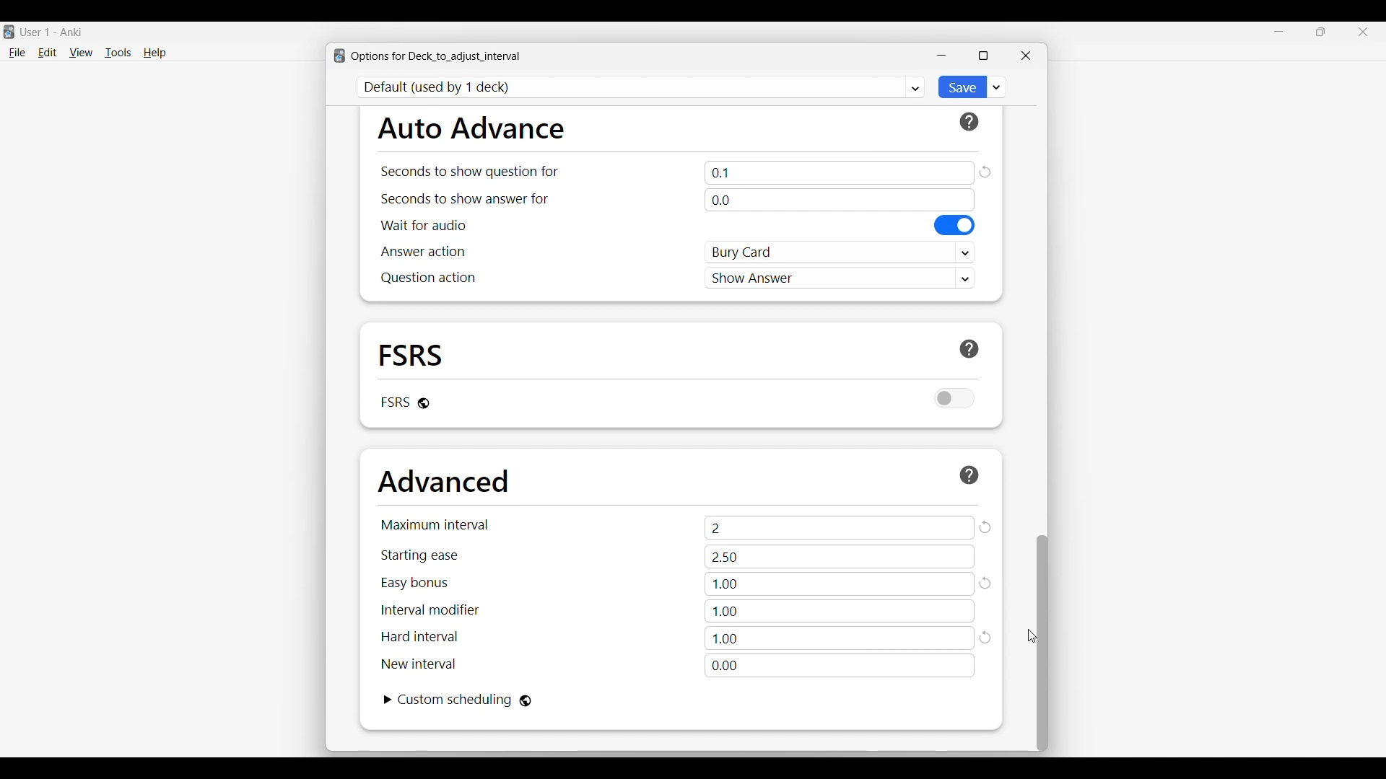 Image resolution: width=1386 pixels, height=779 pixels. What do you see at coordinates (428, 278) in the screenshot?
I see `Indicates question action` at bounding box center [428, 278].